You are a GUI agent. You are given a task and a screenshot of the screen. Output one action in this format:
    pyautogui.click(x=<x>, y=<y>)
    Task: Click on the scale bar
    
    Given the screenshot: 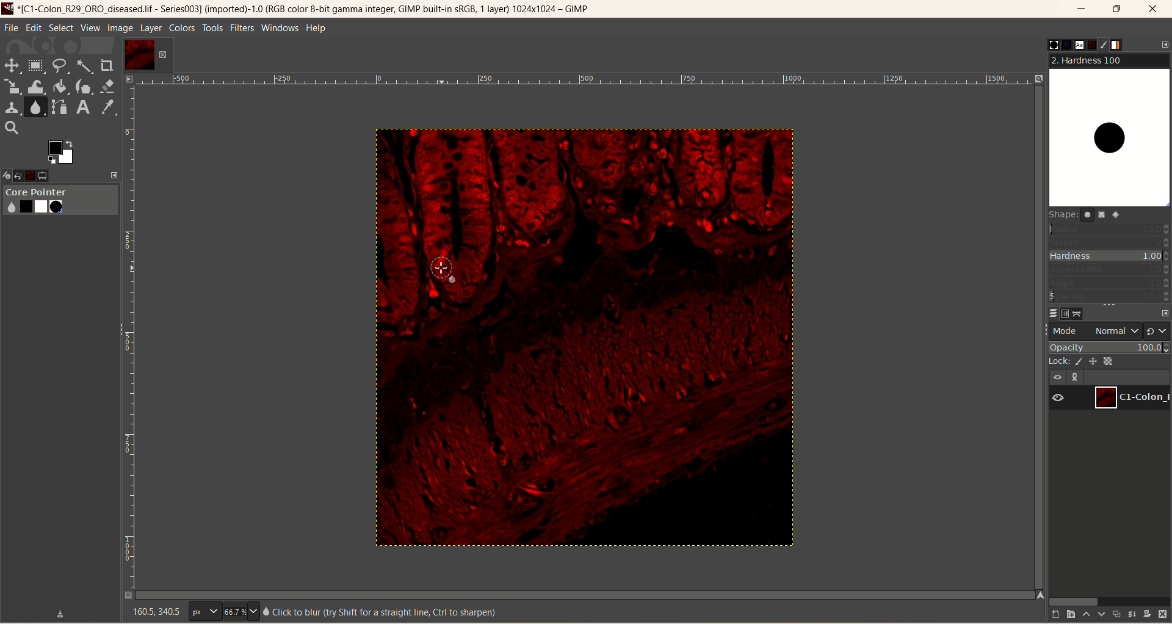 What is the action you would take?
    pyautogui.click(x=128, y=341)
    